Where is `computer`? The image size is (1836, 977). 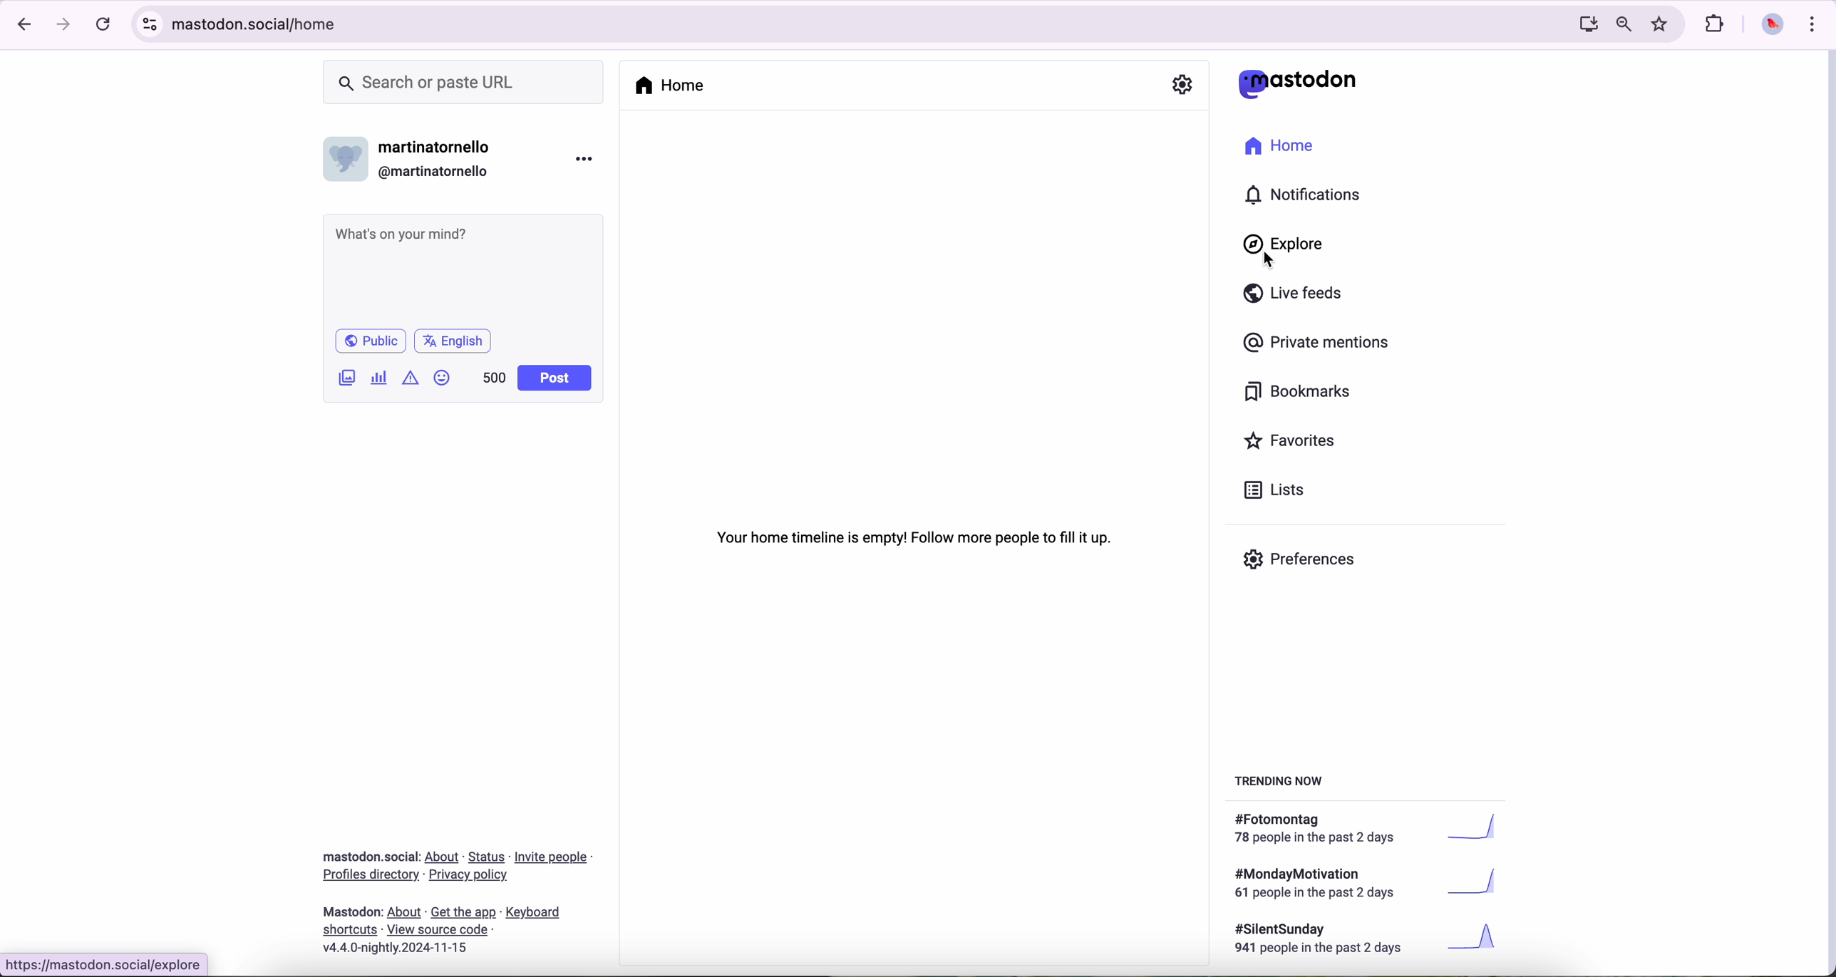 computer is located at coordinates (1582, 24).